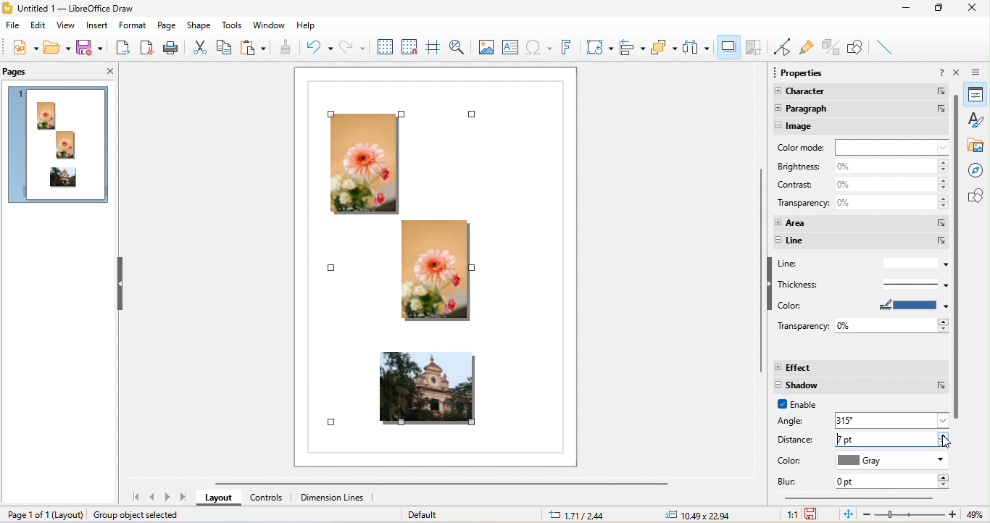 Image resolution: width=990 pixels, height=523 pixels. What do you see at coordinates (122, 283) in the screenshot?
I see `hide` at bounding box center [122, 283].